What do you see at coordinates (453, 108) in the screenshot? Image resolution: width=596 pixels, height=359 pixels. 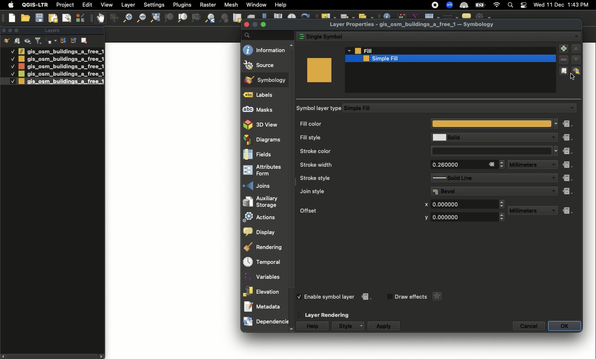 I see `Simple Fill` at bounding box center [453, 108].